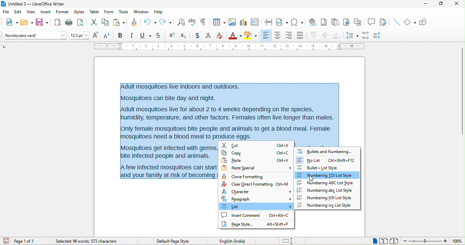  Describe the element at coordinates (219, 21) in the screenshot. I see `table` at that location.